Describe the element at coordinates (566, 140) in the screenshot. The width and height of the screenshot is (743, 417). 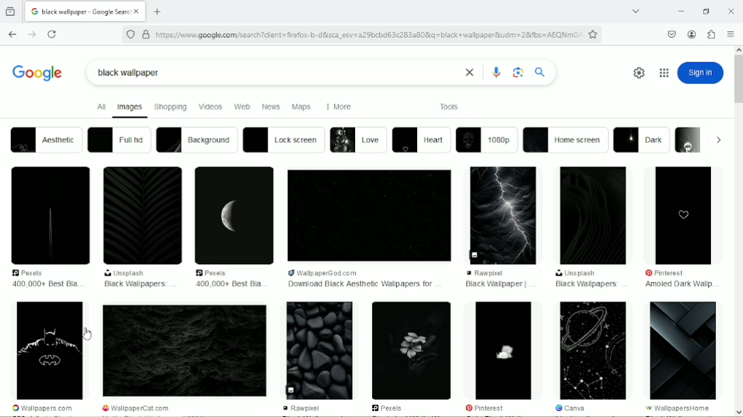
I see `home screen` at that location.